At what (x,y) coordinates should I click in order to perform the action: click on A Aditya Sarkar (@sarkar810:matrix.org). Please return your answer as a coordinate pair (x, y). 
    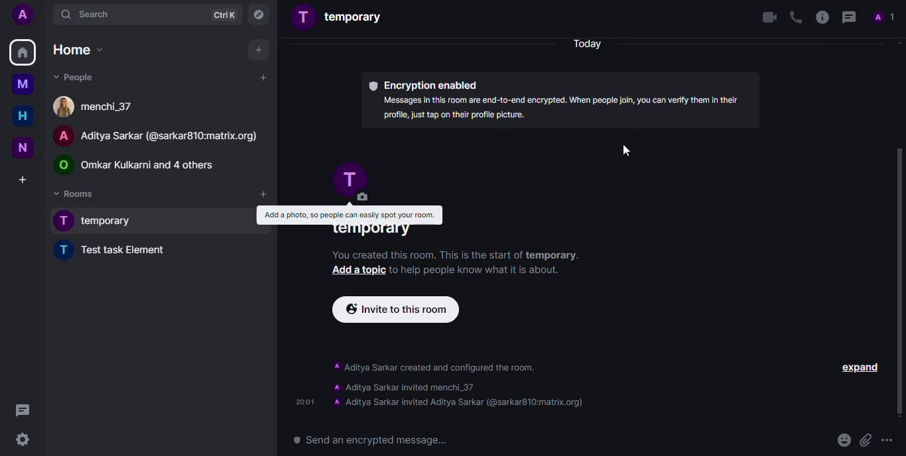
    Looking at the image, I should click on (154, 138).